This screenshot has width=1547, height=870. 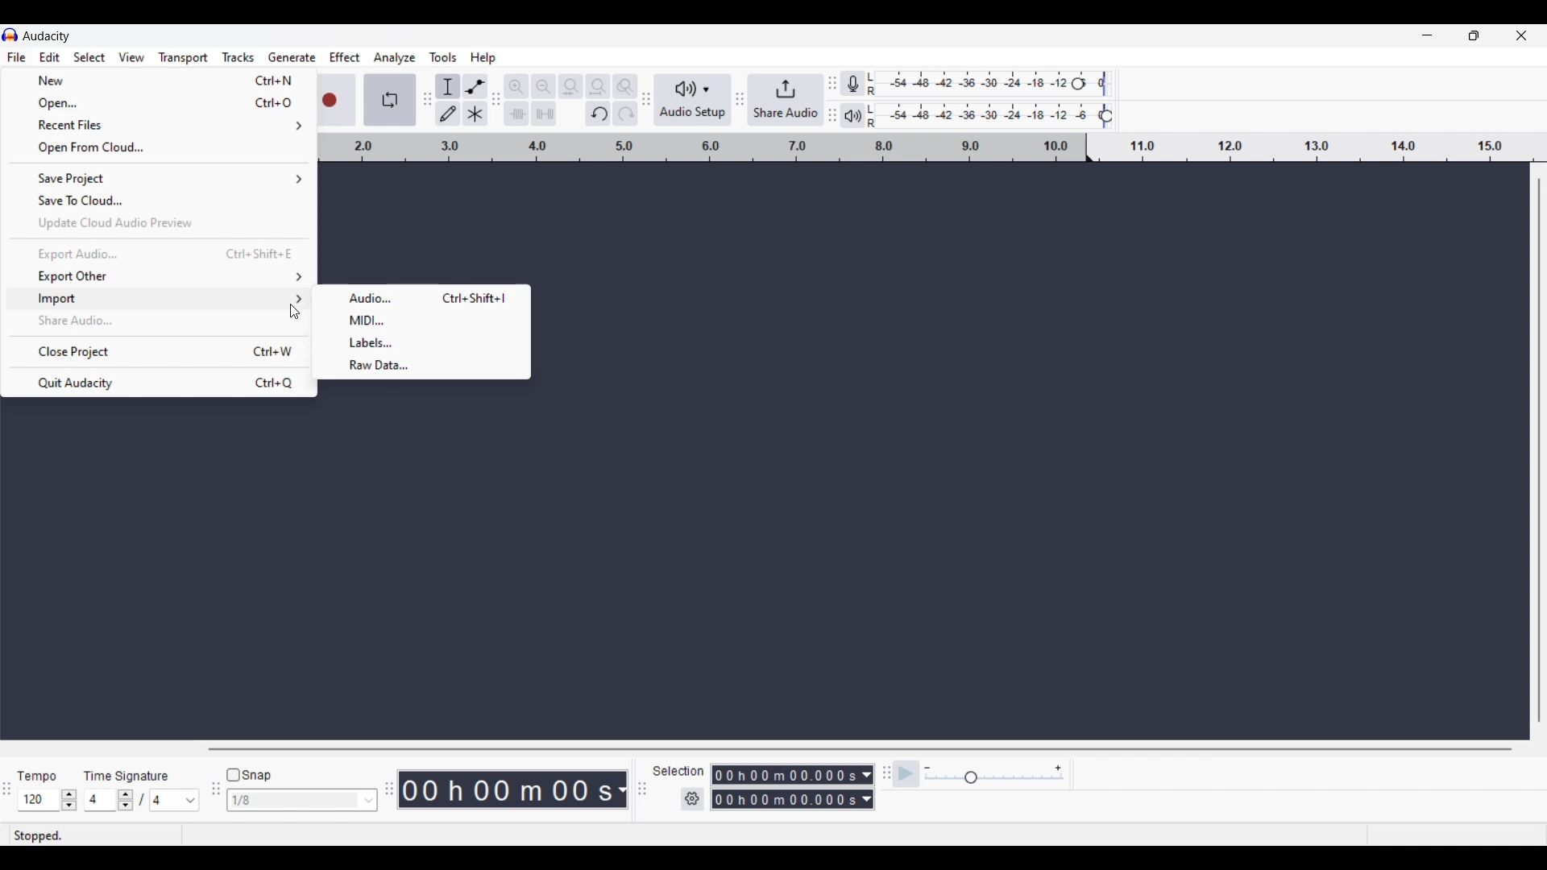 I want to click on Cursor, so click(x=290, y=308).